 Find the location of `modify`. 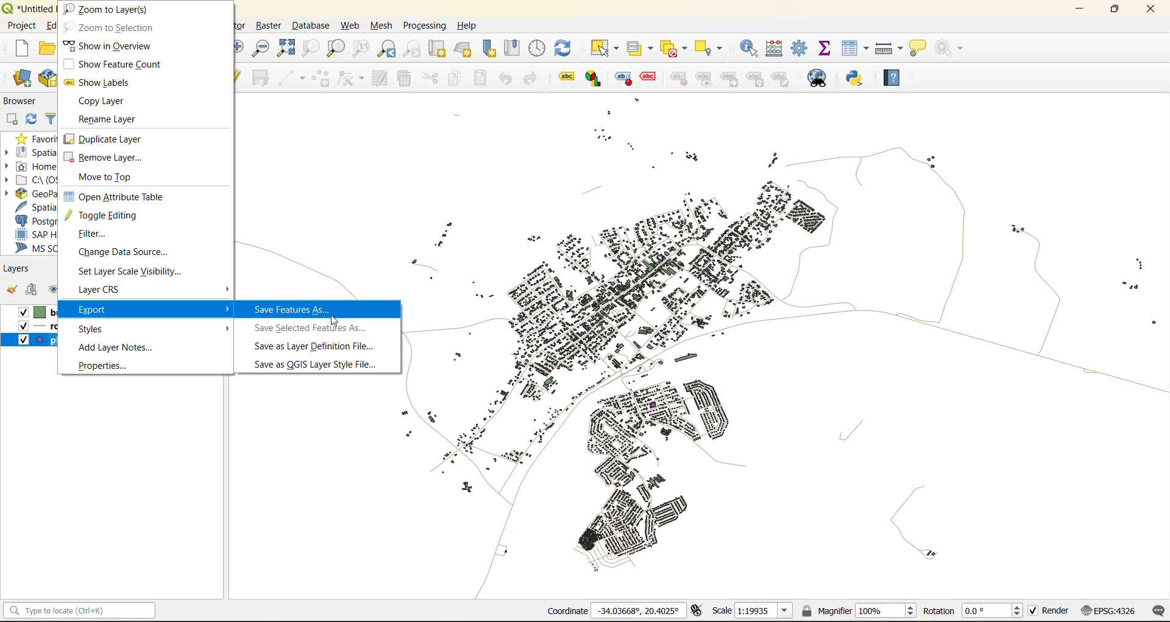

modify is located at coordinates (381, 79).